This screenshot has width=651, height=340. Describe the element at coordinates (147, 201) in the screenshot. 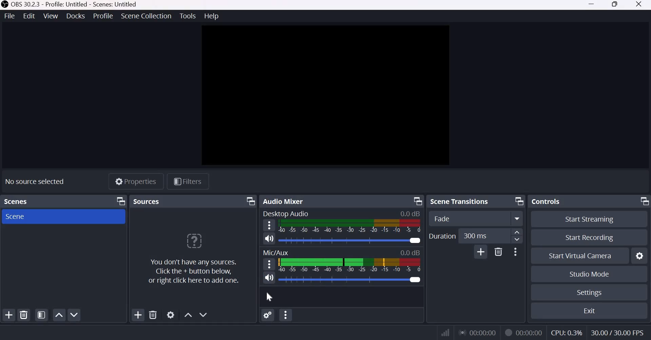

I see `Sources` at that location.